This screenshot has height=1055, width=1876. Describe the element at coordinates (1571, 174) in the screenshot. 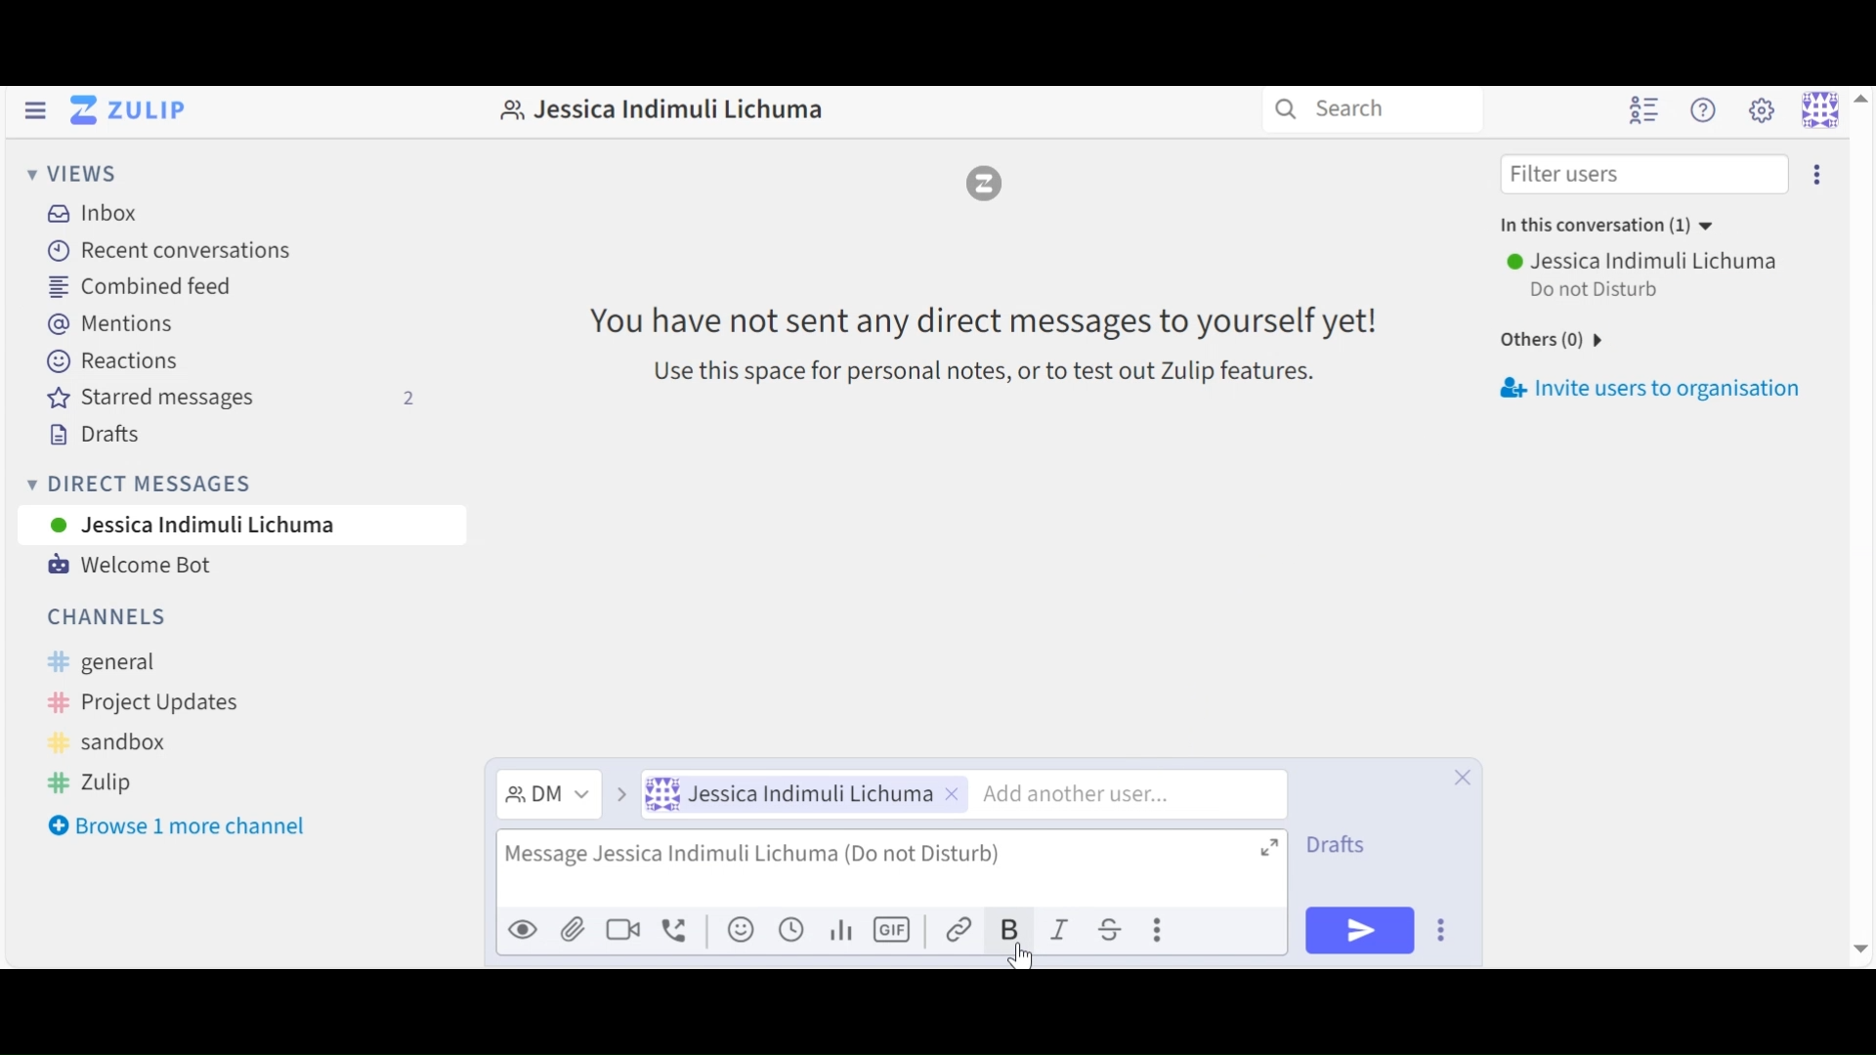

I see `filter users` at that location.